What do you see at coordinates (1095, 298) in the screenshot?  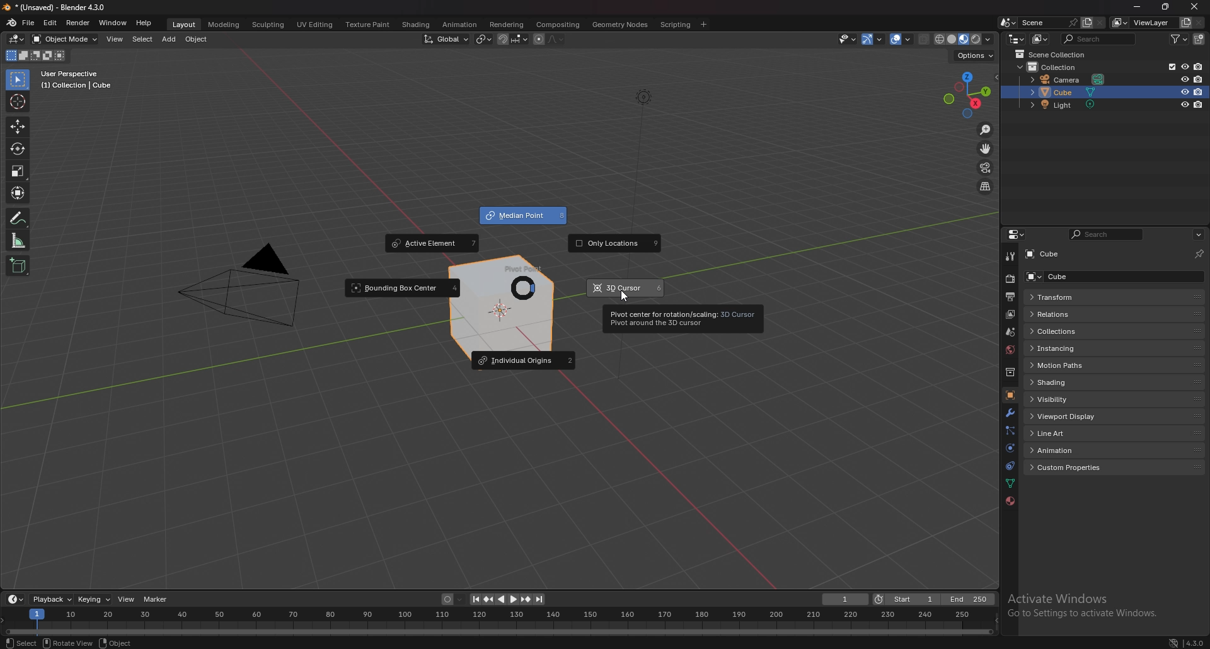 I see `transform` at bounding box center [1095, 298].